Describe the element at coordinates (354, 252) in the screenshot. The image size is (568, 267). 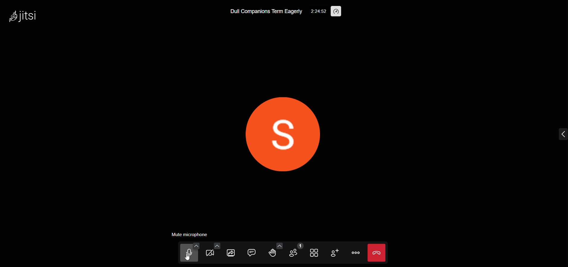
I see `more` at that location.